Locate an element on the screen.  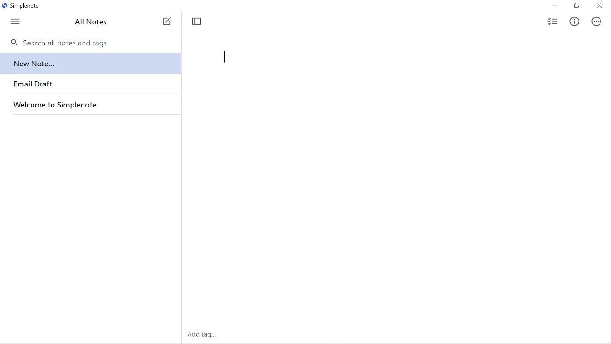
All notes is located at coordinates (93, 23).